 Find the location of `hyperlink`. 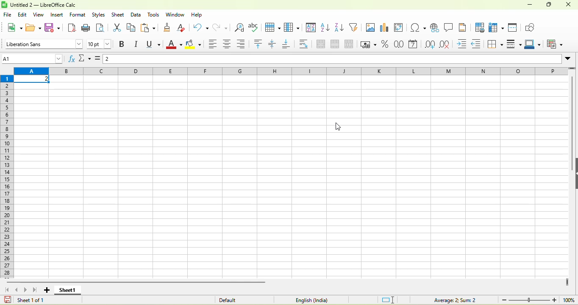

hyperlink is located at coordinates (434, 27).